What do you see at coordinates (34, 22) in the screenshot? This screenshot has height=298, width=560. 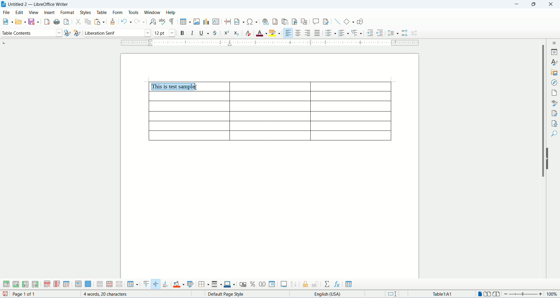 I see `safe` at bounding box center [34, 22].